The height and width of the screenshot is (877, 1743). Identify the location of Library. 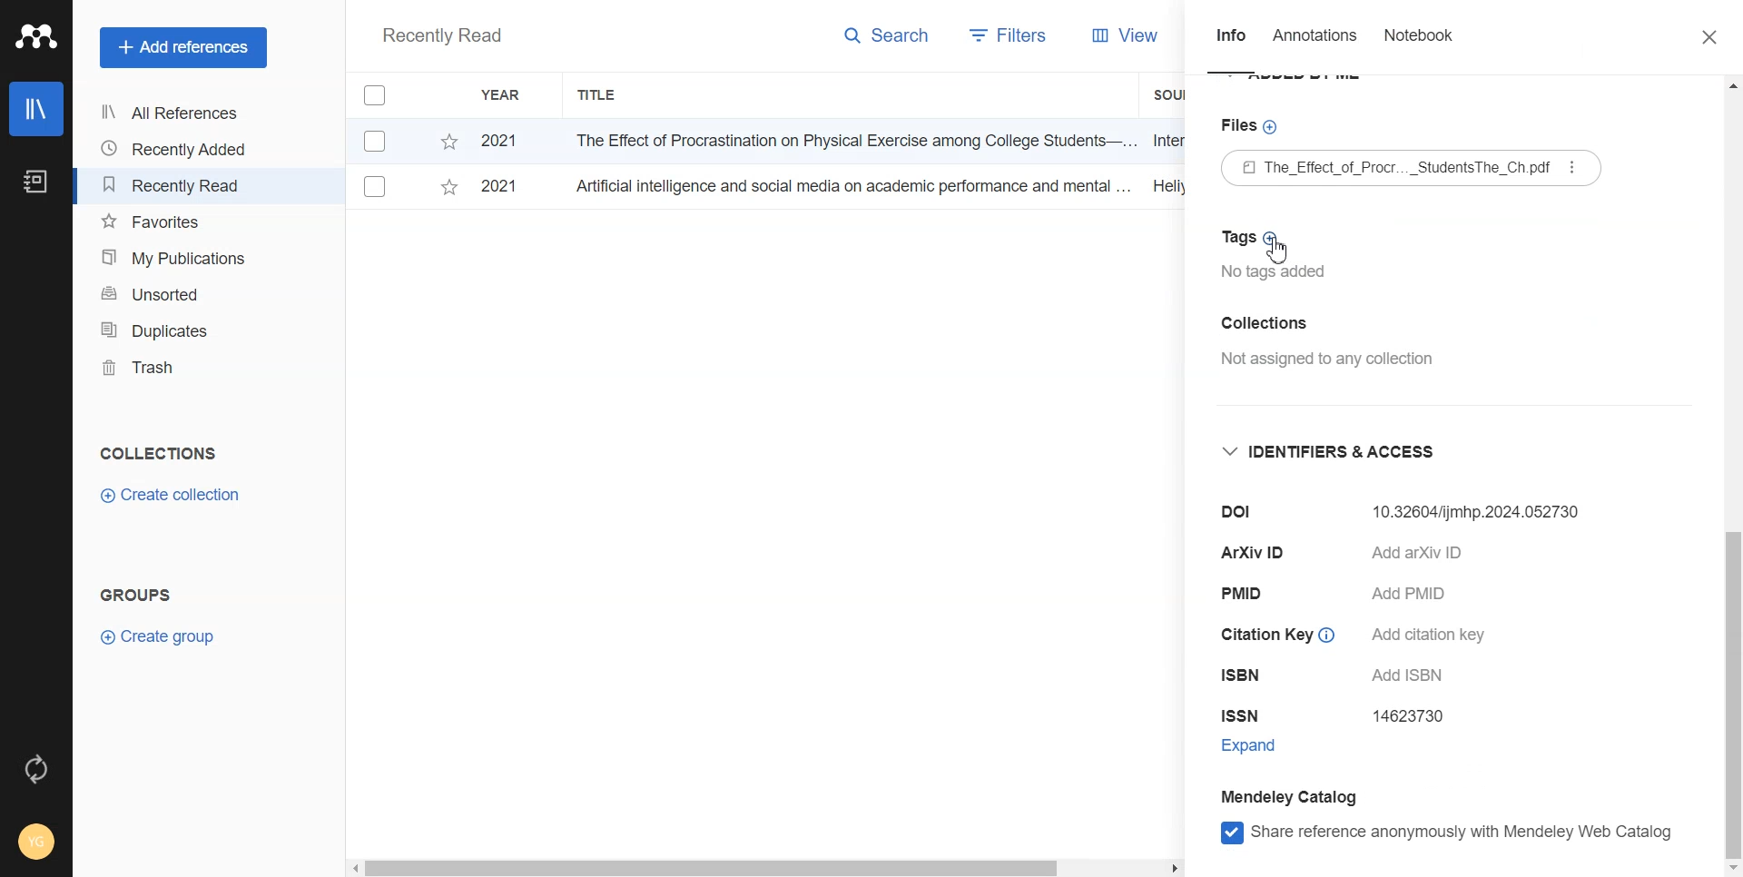
(37, 109).